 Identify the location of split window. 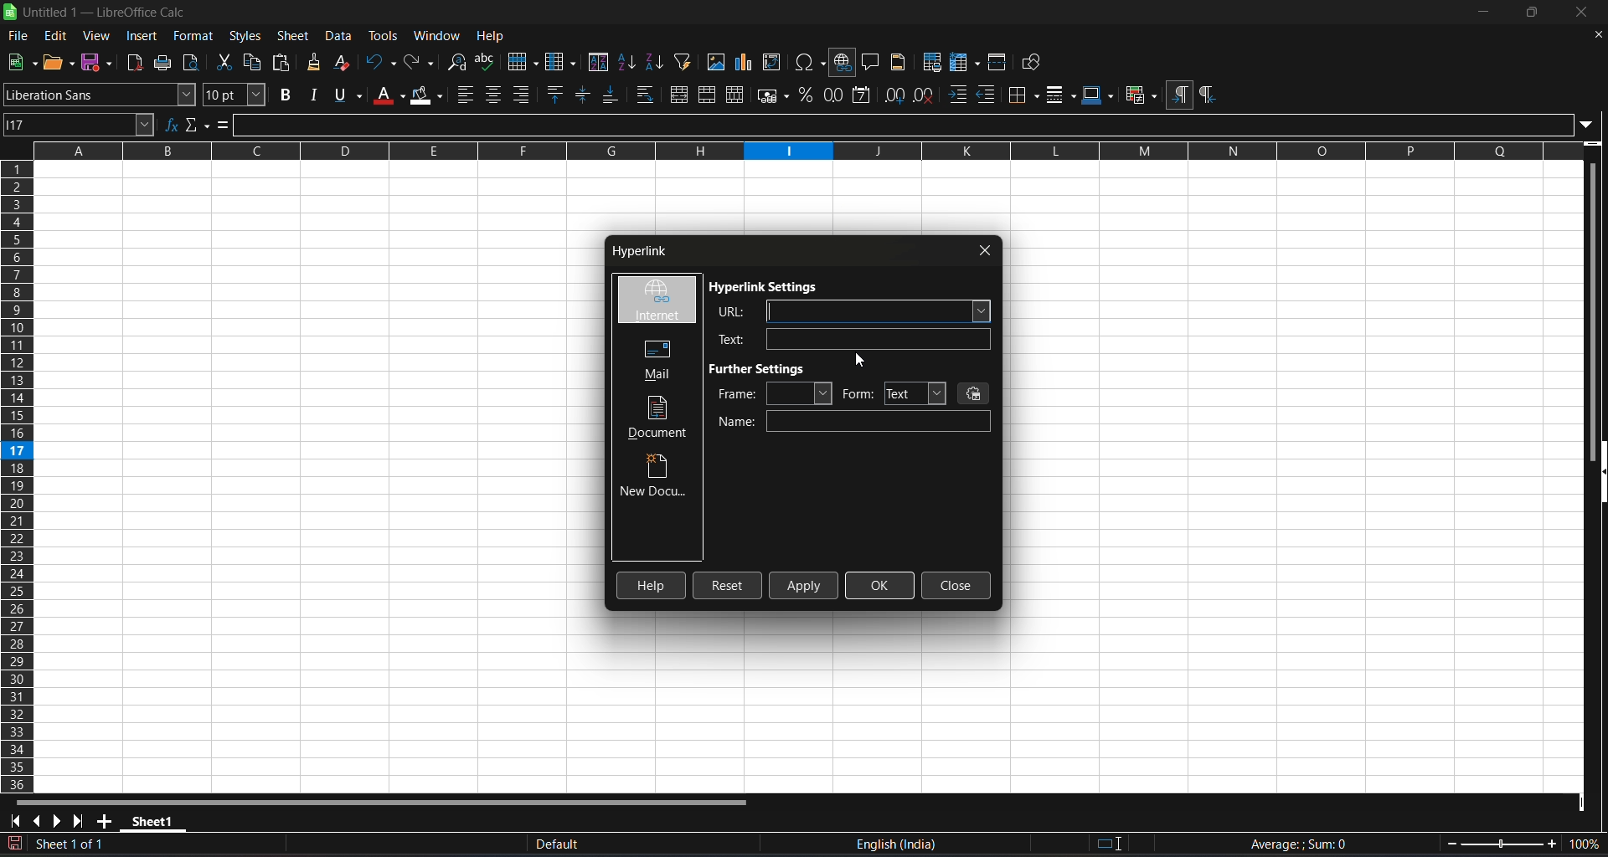
(999, 61).